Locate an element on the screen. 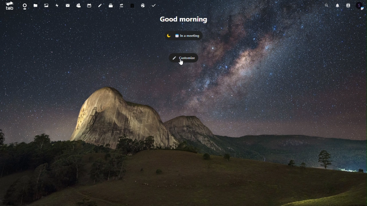  cursor is located at coordinates (181, 63).